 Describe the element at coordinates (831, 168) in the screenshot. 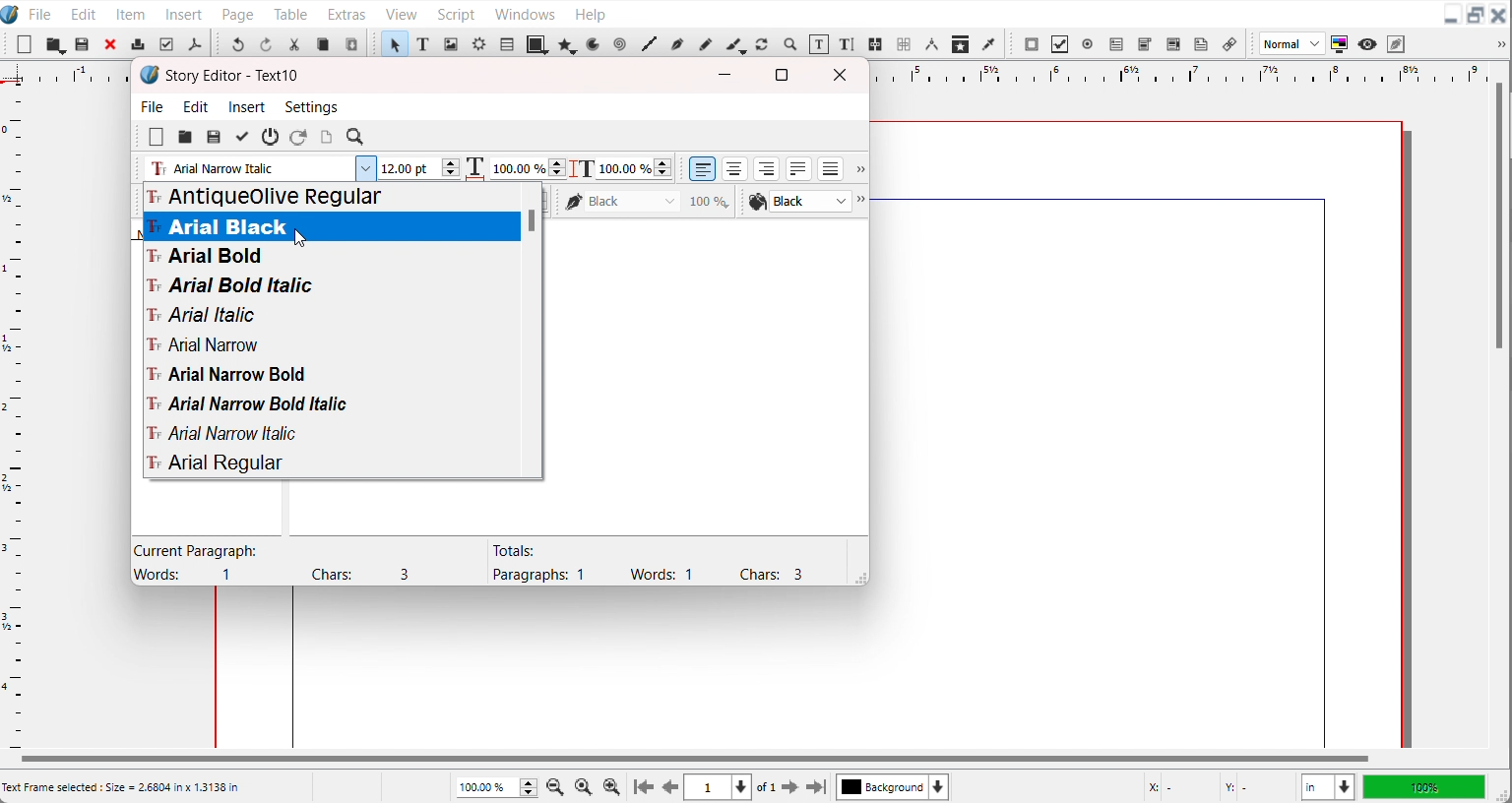

I see `Align text forced Justified` at that location.